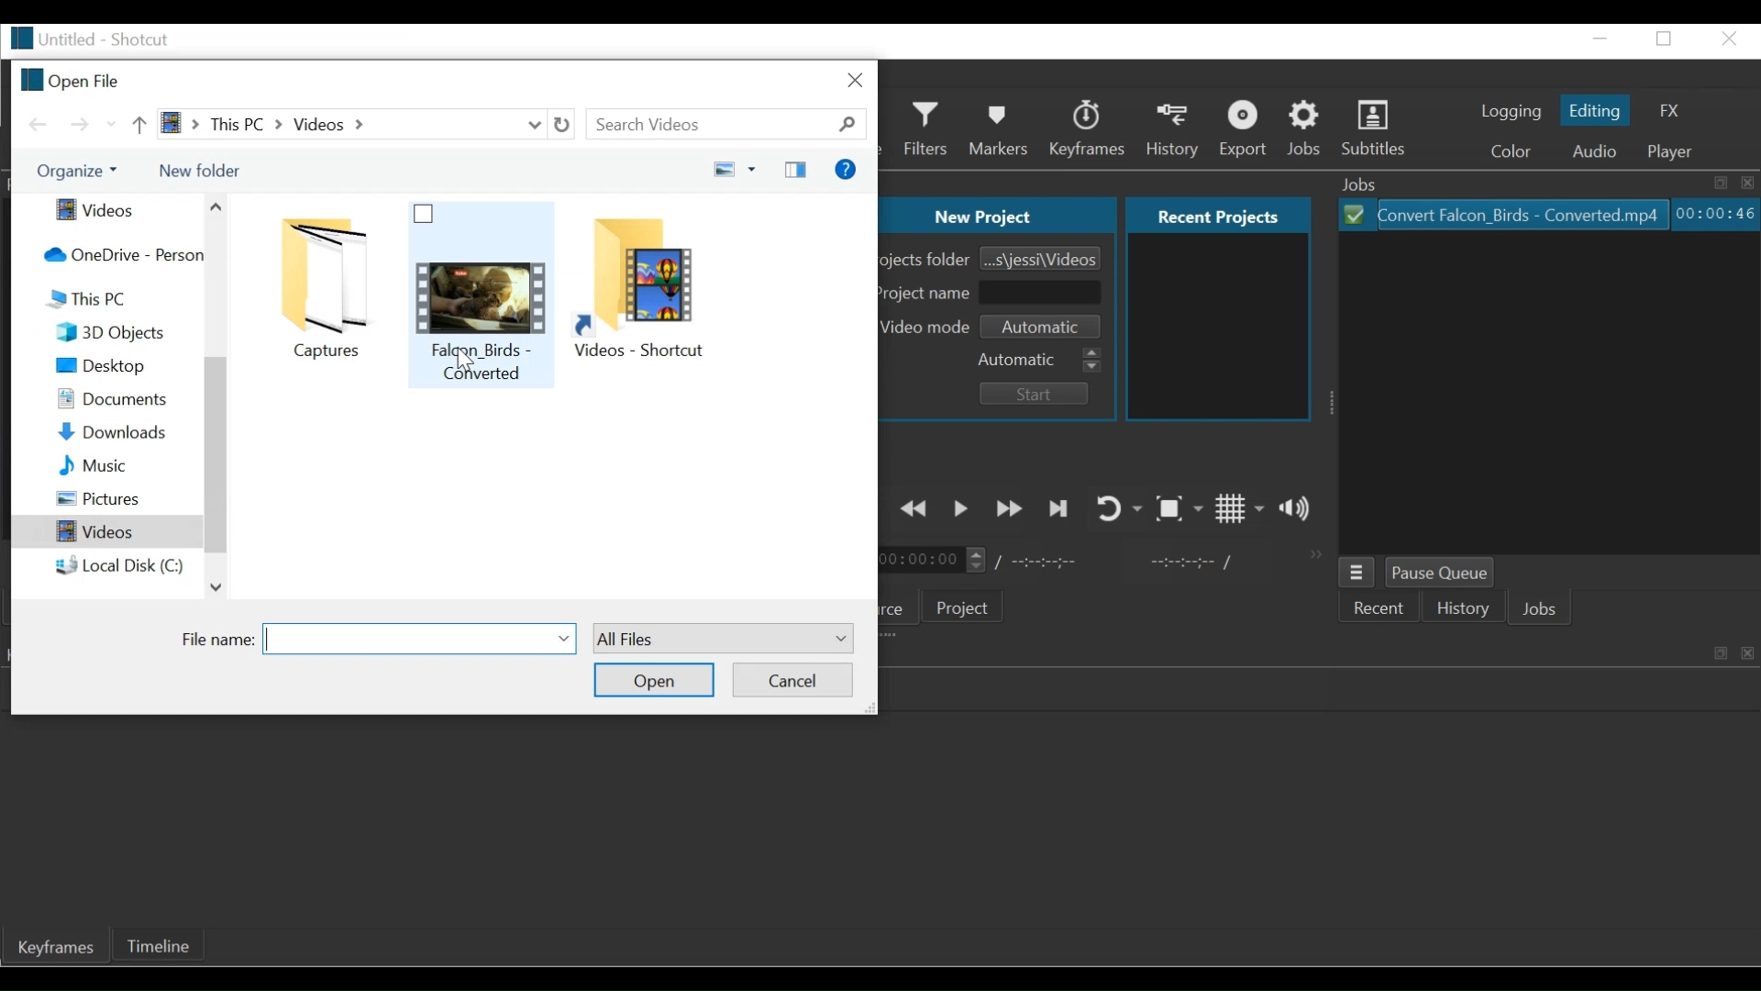  What do you see at coordinates (216, 587) in the screenshot?
I see `Scroll down` at bounding box center [216, 587].